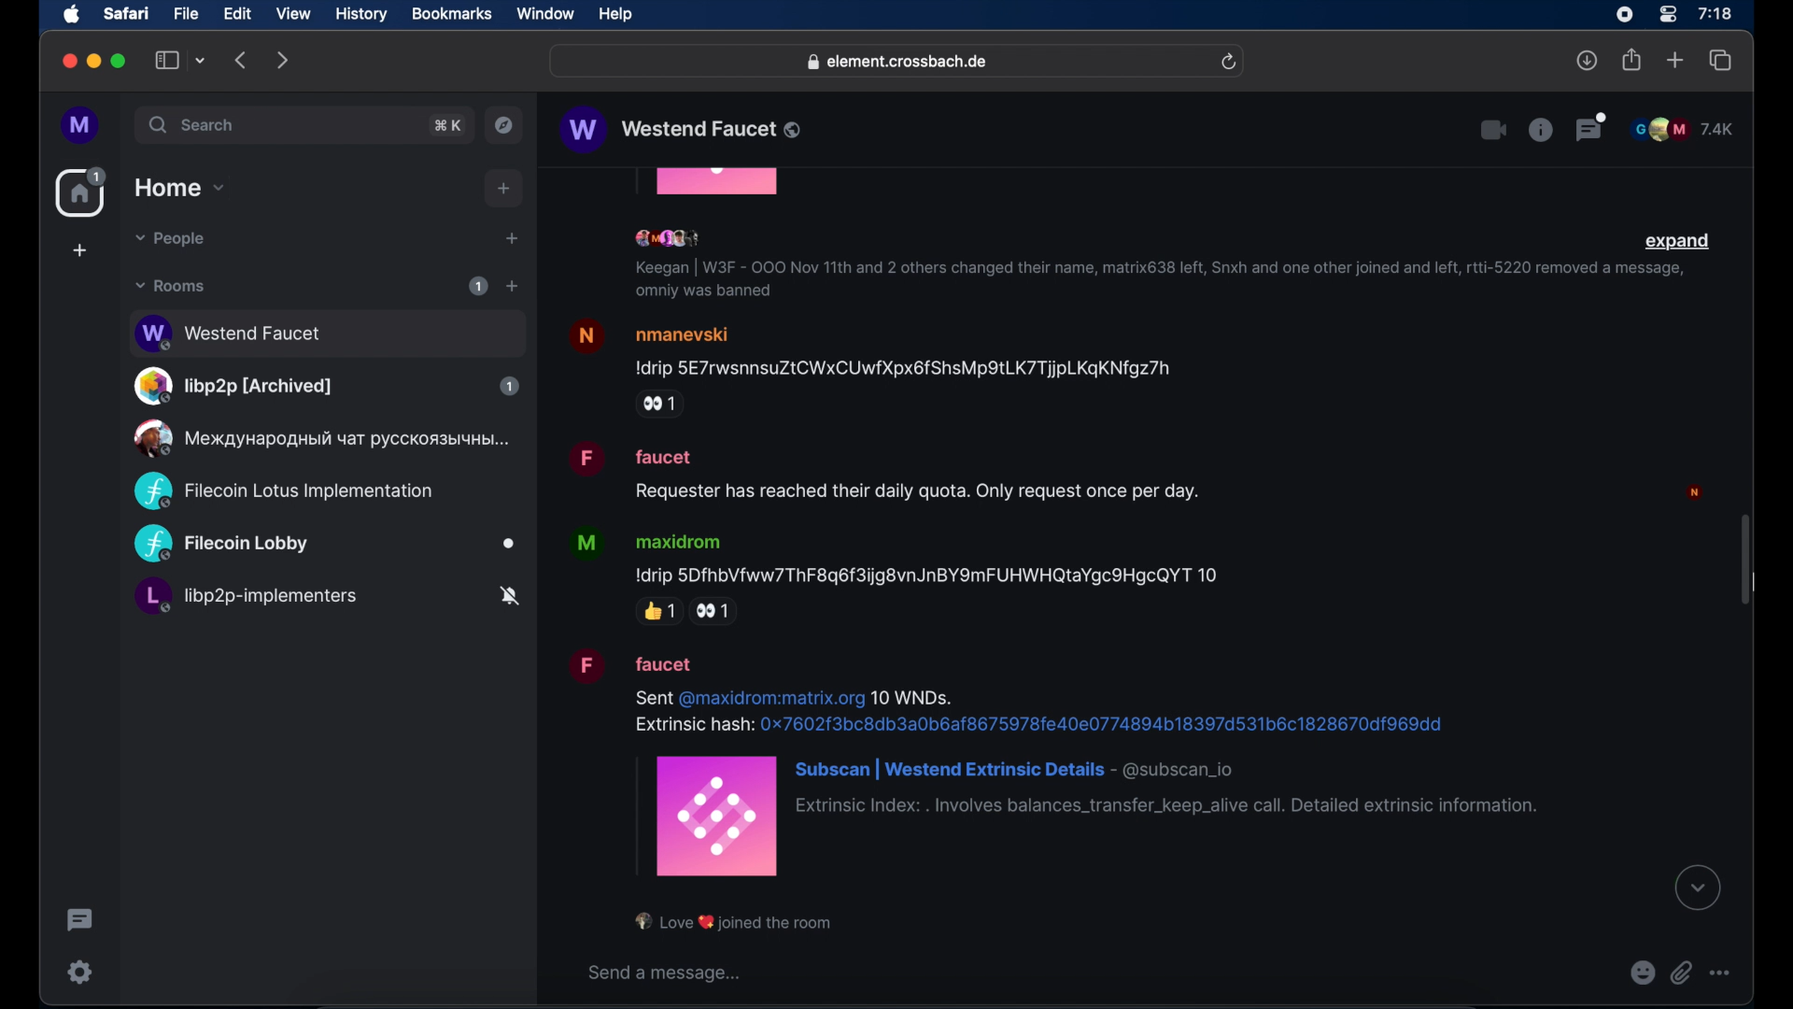 The image size is (1793, 1009). I want to click on backward, so click(242, 60).